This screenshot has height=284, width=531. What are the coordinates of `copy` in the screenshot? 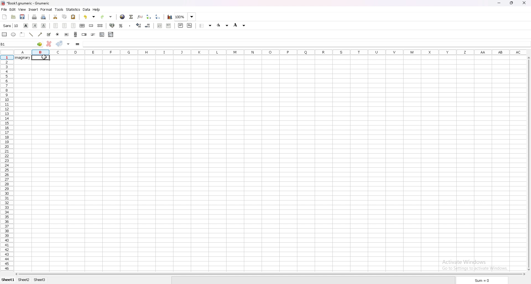 It's located at (64, 17).